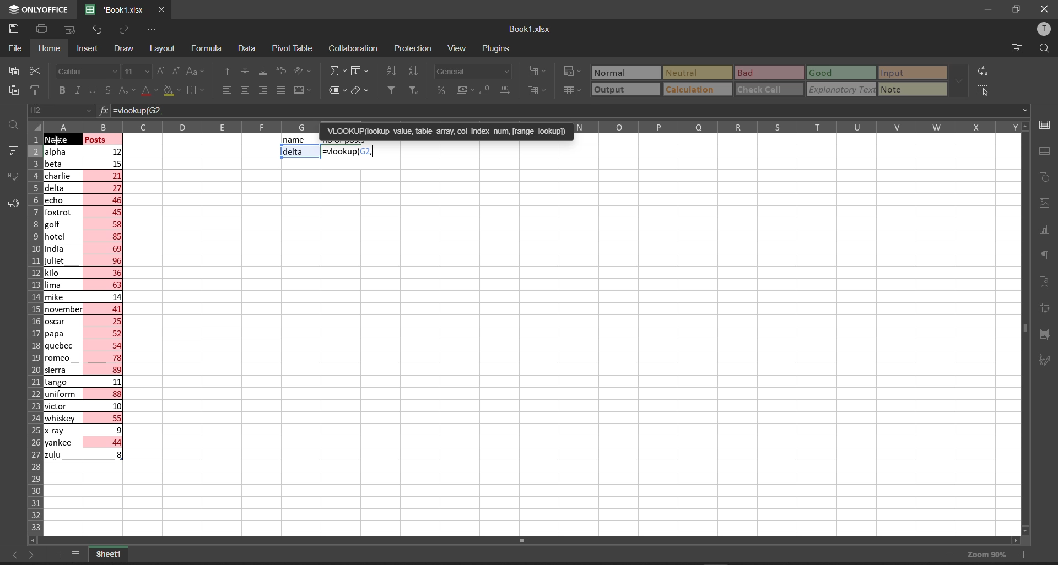 The image size is (1058, 565). What do you see at coordinates (571, 90) in the screenshot?
I see `format as table` at bounding box center [571, 90].